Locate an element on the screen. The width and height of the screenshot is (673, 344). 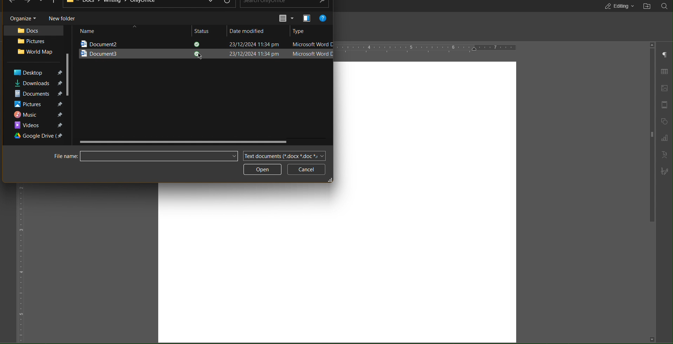
Date modified is located at coordinates (250, 31).